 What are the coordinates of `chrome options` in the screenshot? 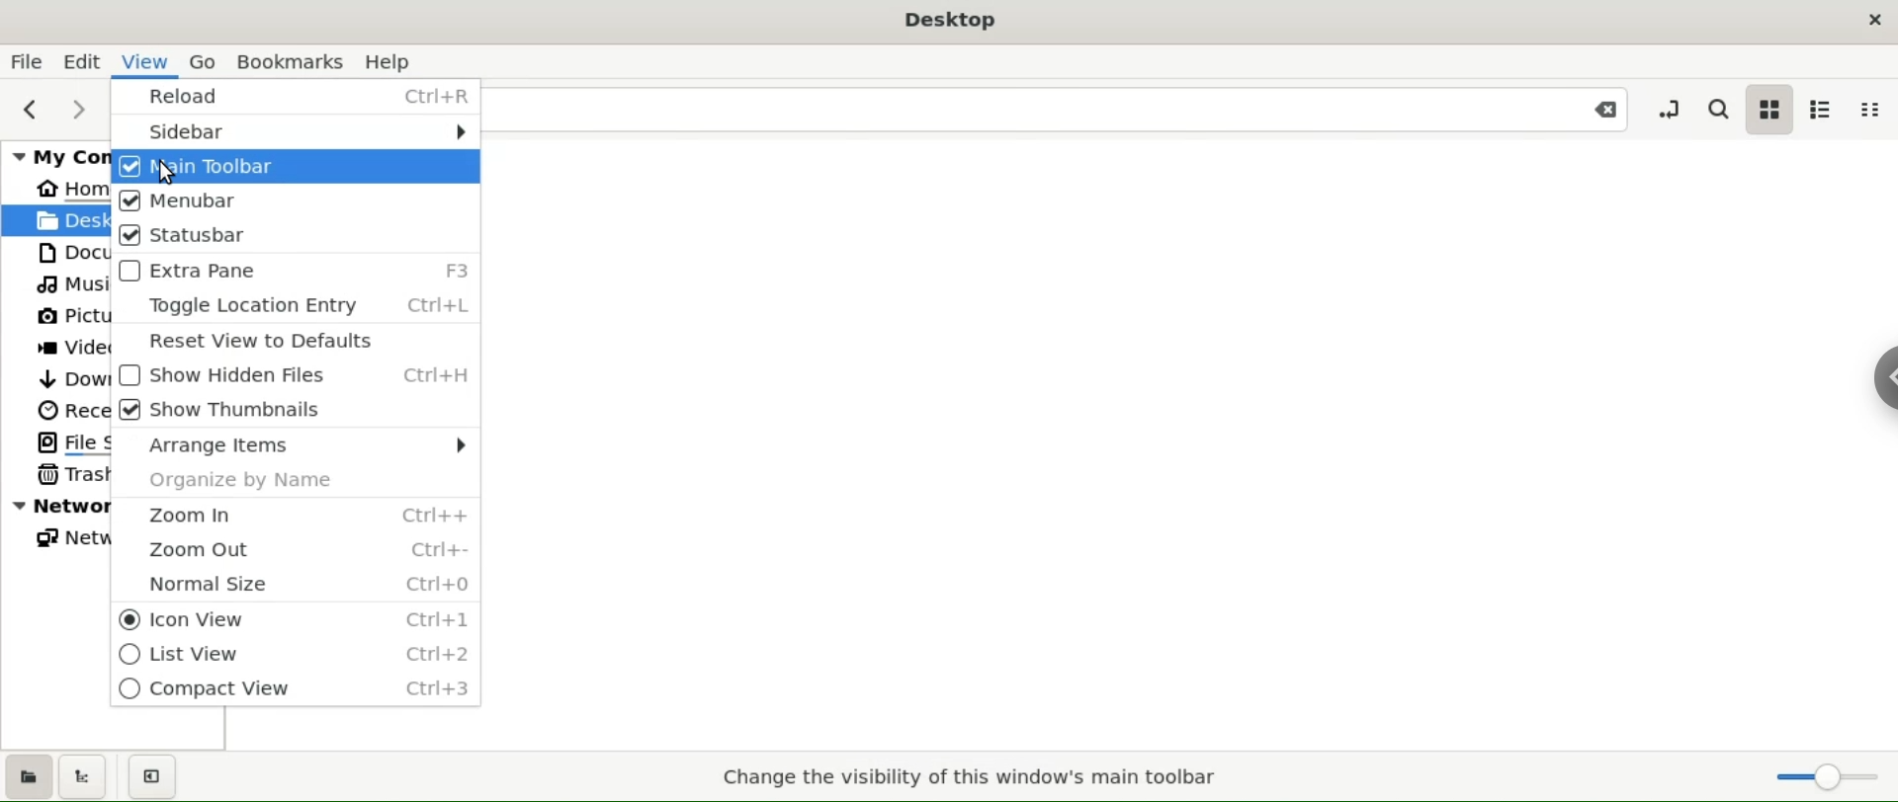 It's located at (1878, 384).